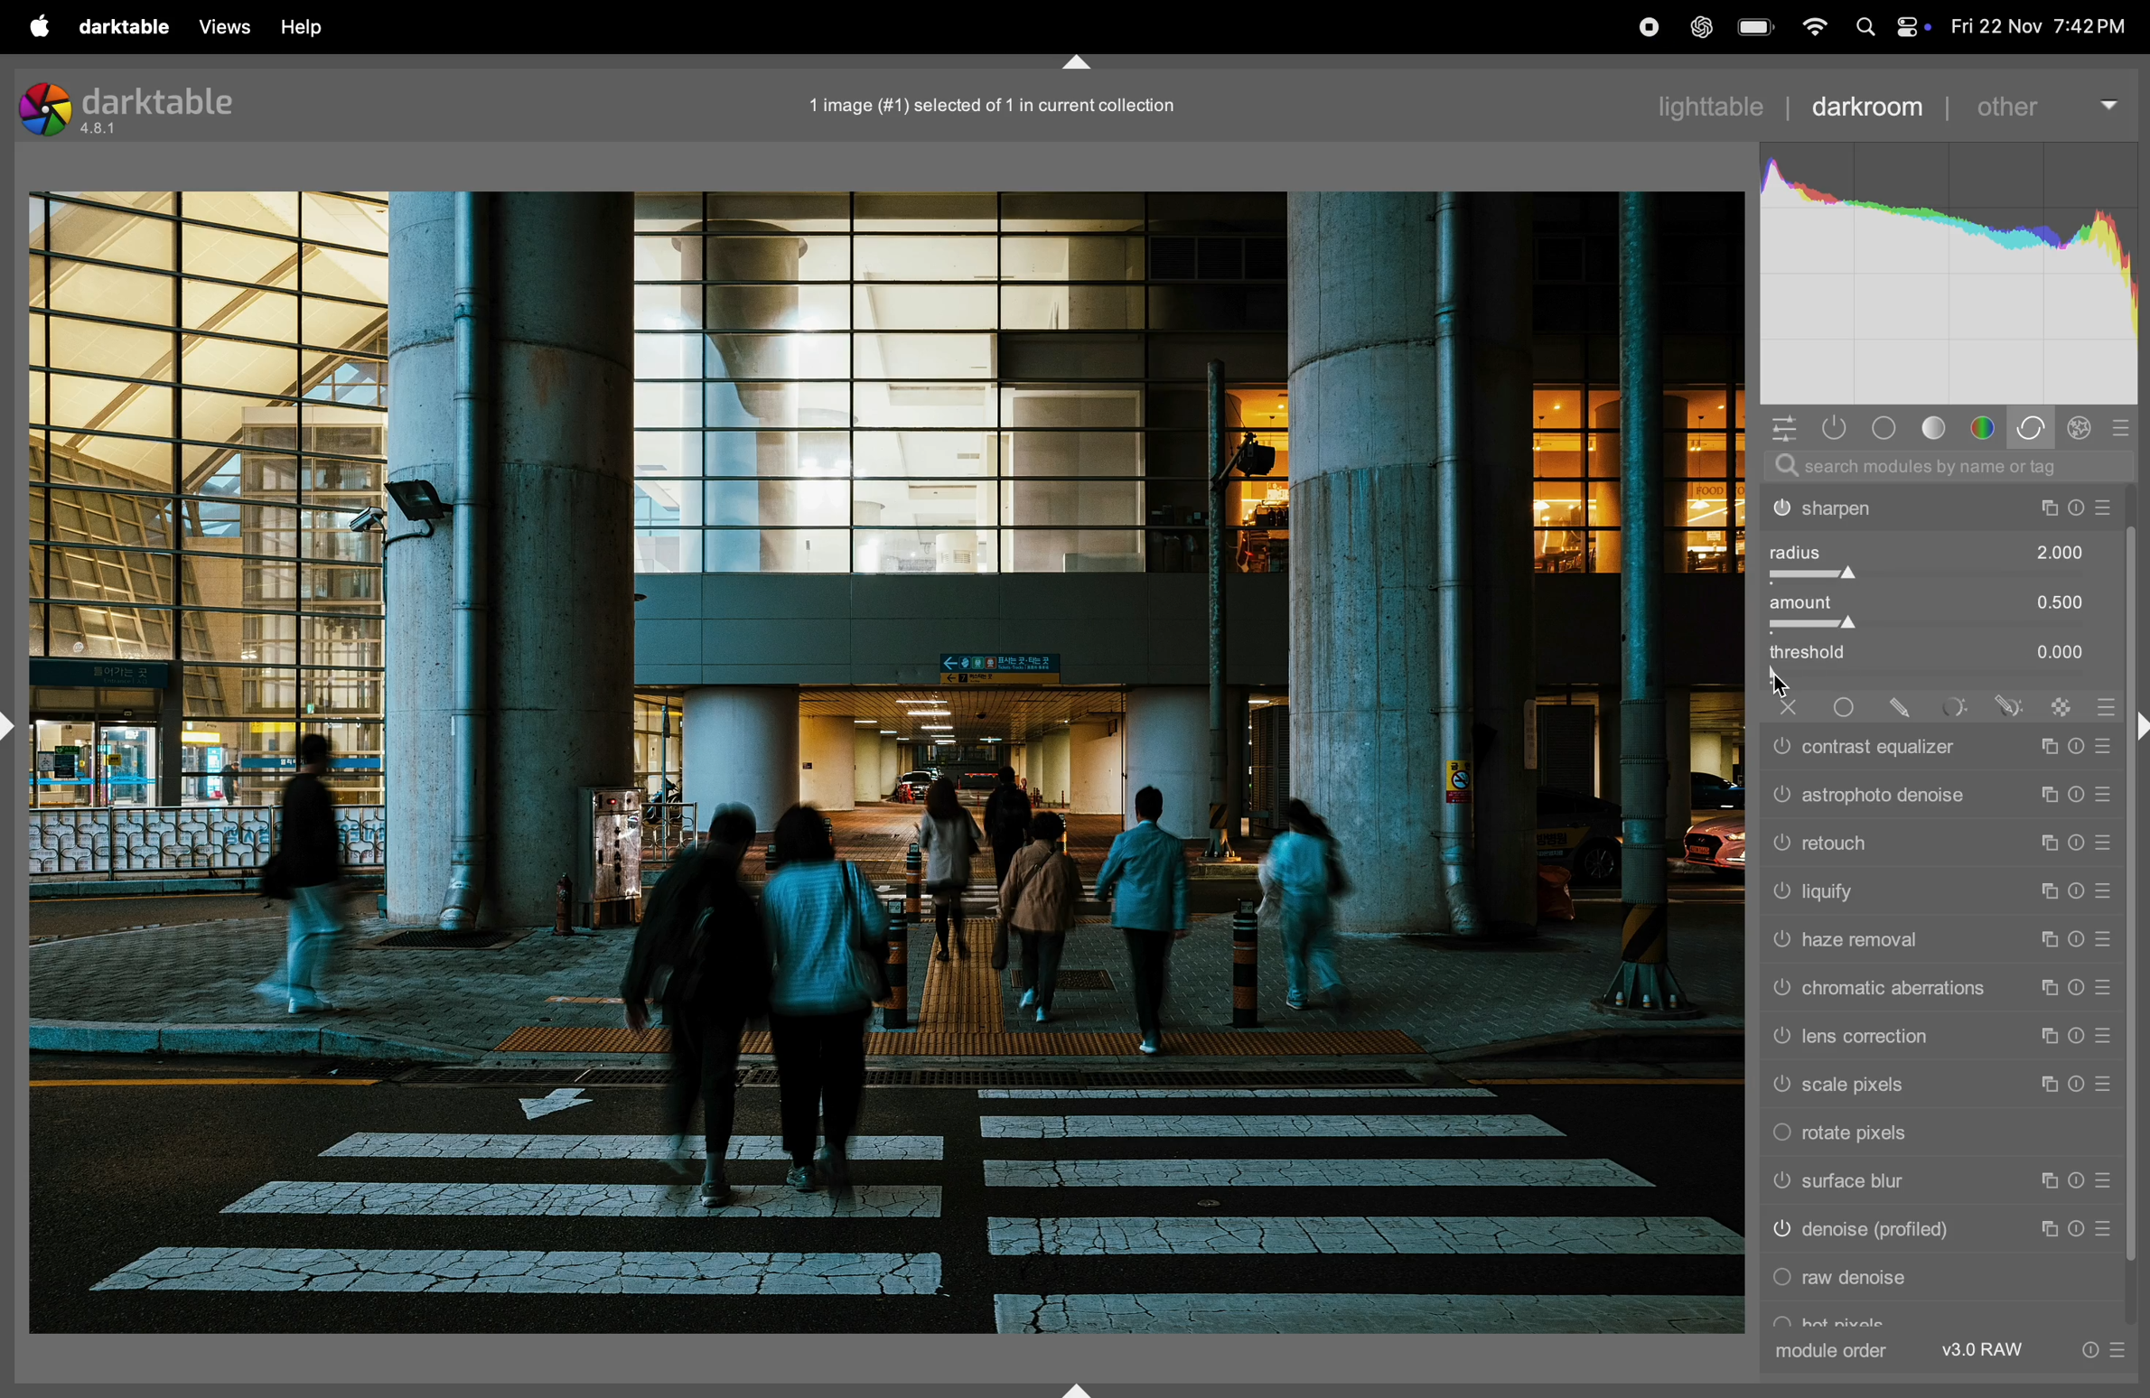 Image resolution: width=2150 pixels, height=1398 pixels. What do you see at coordinates (1944, 466) in the screenshot?
I see `search bar` at bounding box center [1944, 466].